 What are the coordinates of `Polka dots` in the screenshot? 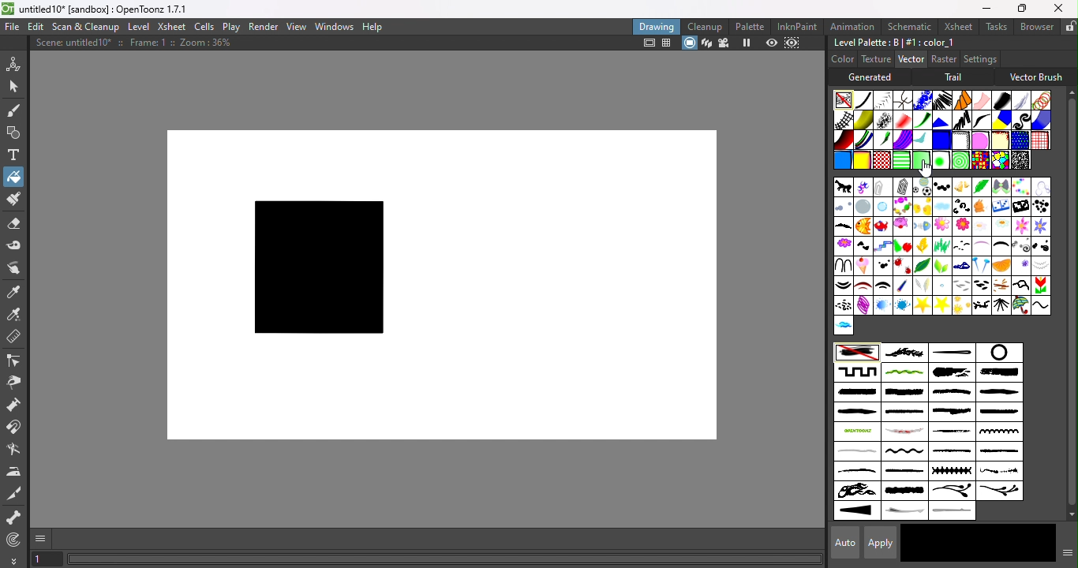 It's located at (1019, 140).